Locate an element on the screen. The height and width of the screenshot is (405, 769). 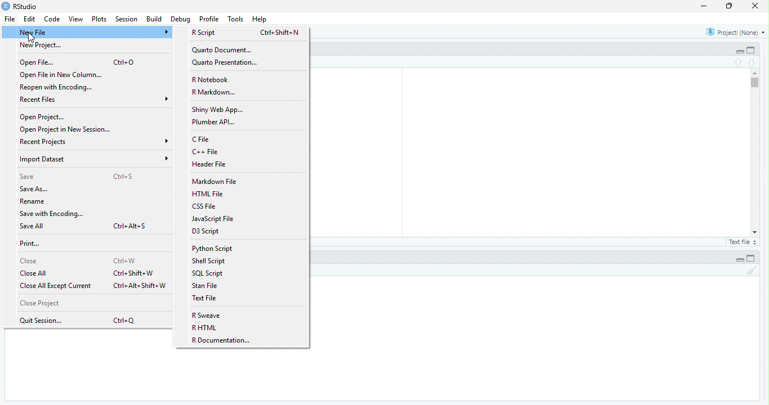
Nery File is located at coordinates (93, 33).